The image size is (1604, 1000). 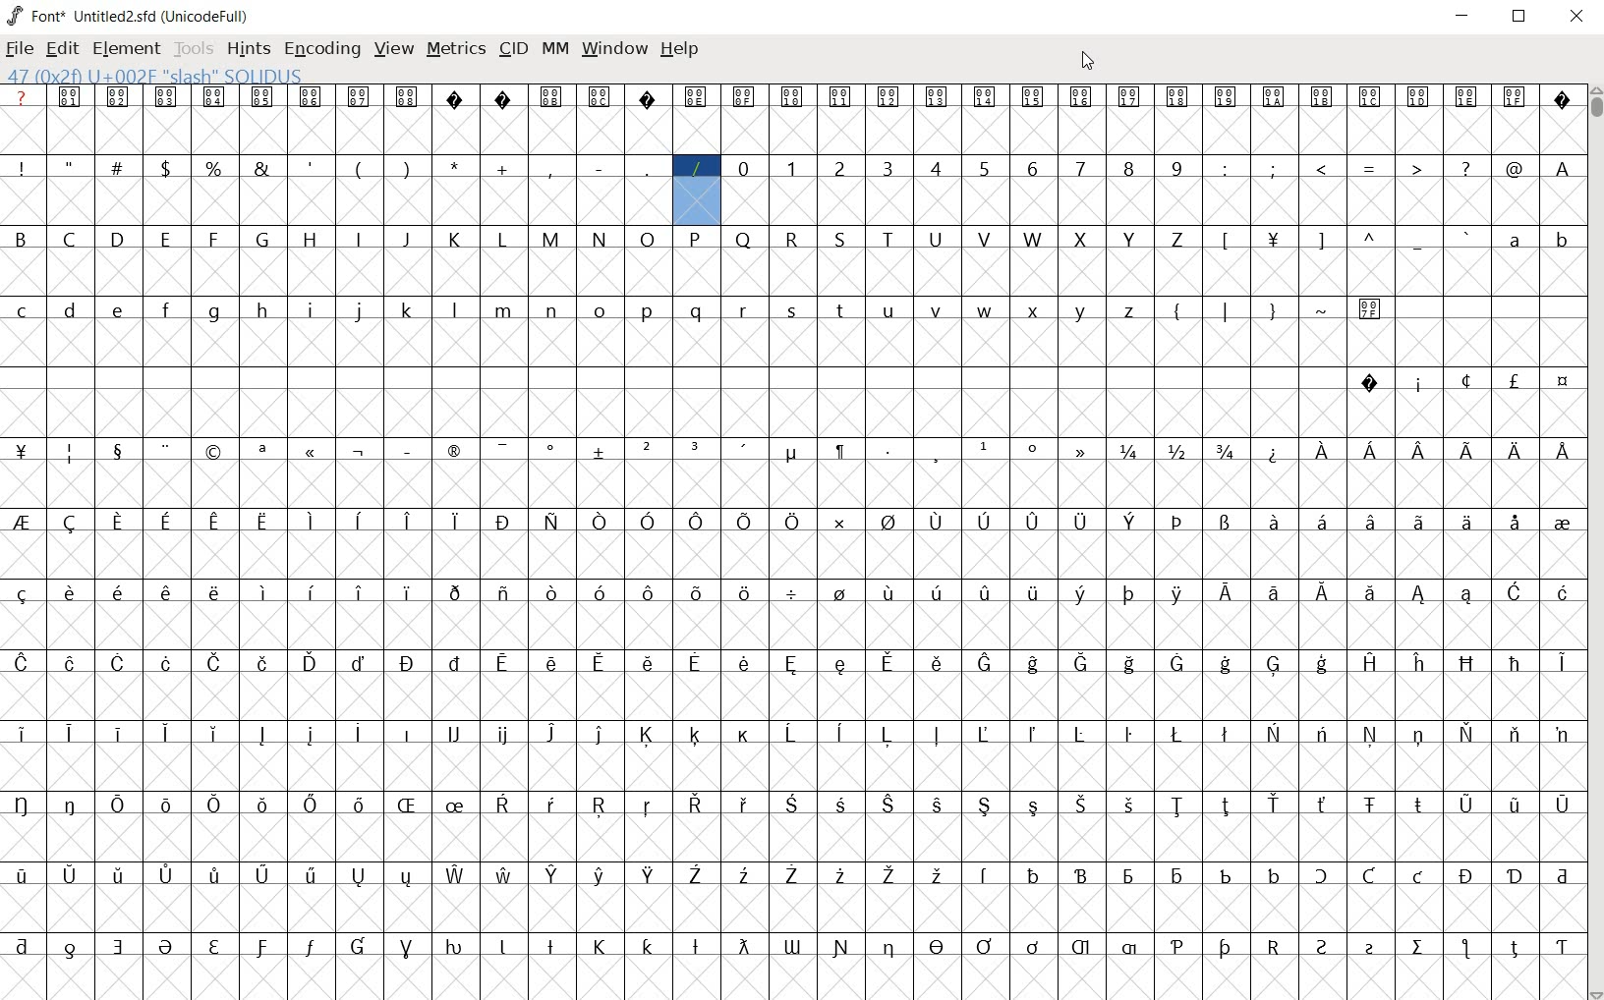 What do you see at coordinates (359, 170) in the screenshot?
I see `glyph` at bounding box center [359, 170].